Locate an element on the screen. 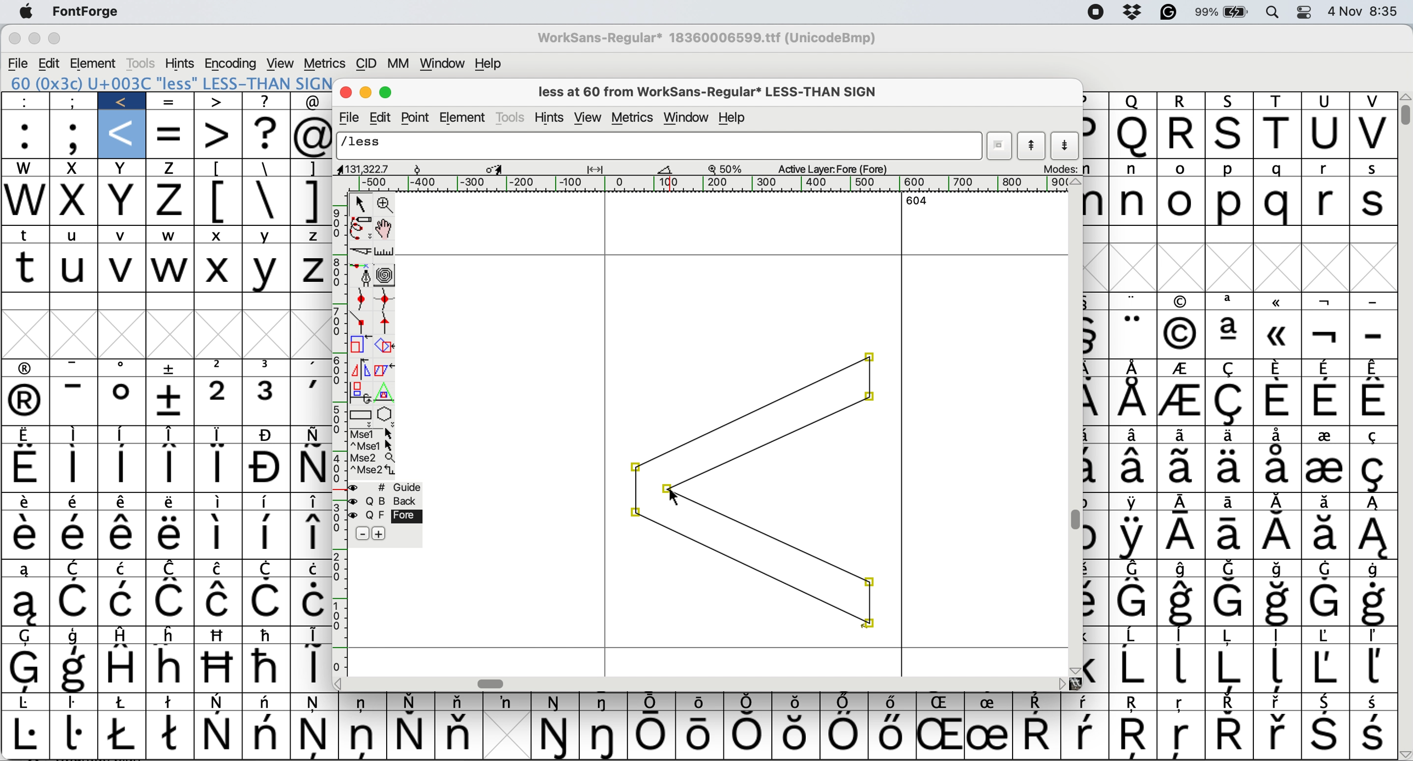 Image resolution: width=1413 pixels, height=761 pixels. Symbol is located at coordinates (125, 635).